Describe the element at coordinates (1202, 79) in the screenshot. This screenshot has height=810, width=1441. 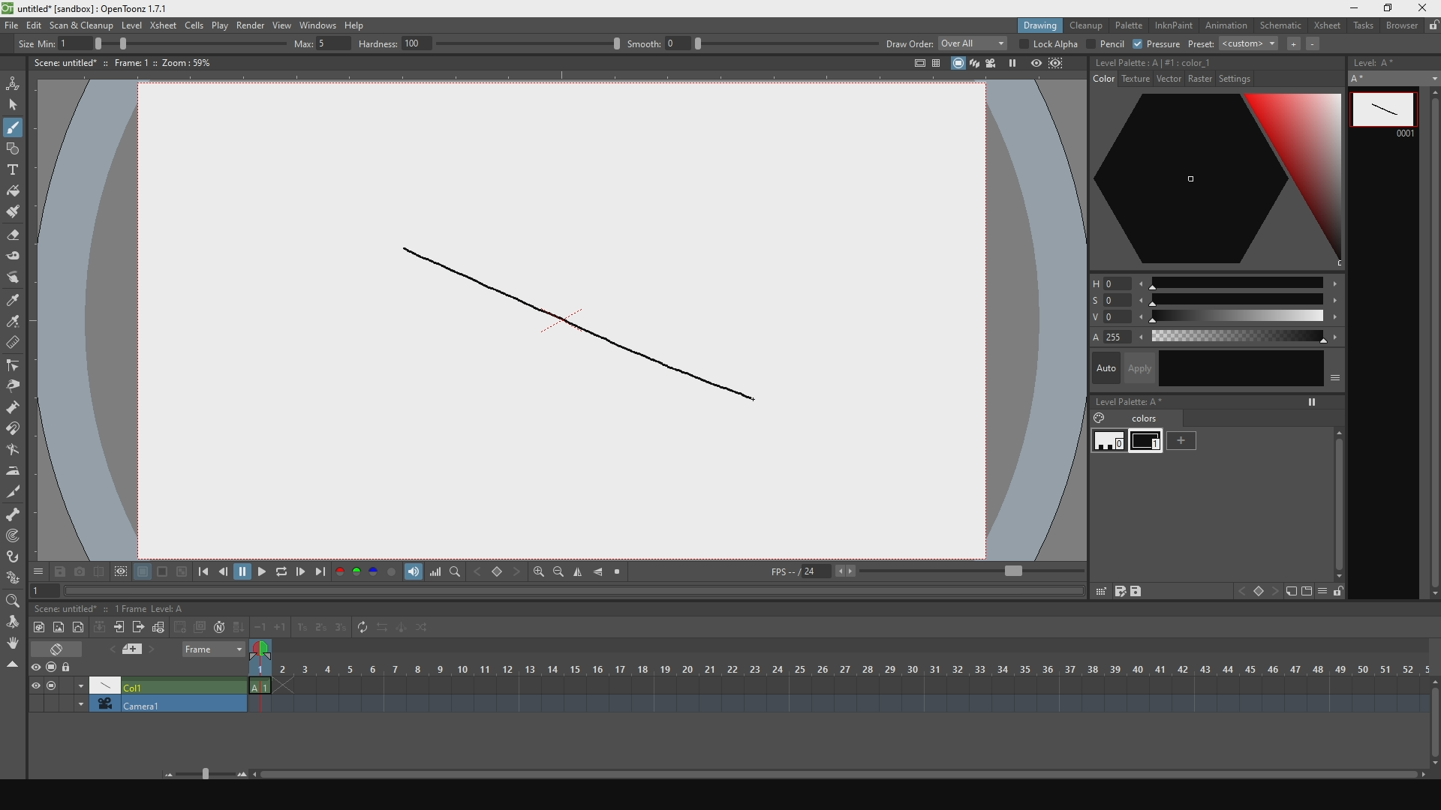
I see `raster` at that location.